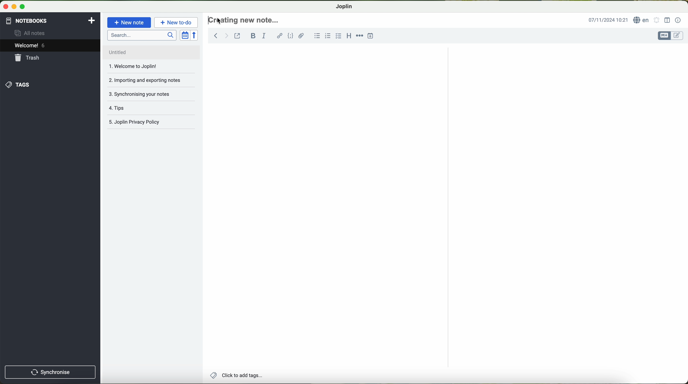 The height and width of the screenshot is (384, 688). What do you see at coordinates (657, 20) in the screenshot?
I see `set alarm` at bounding box center [657, 20].